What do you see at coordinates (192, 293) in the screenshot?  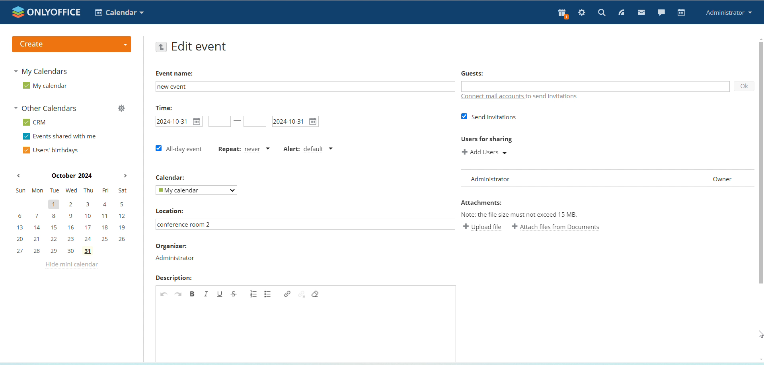 I see `bold` at bounding box center [192, 293].